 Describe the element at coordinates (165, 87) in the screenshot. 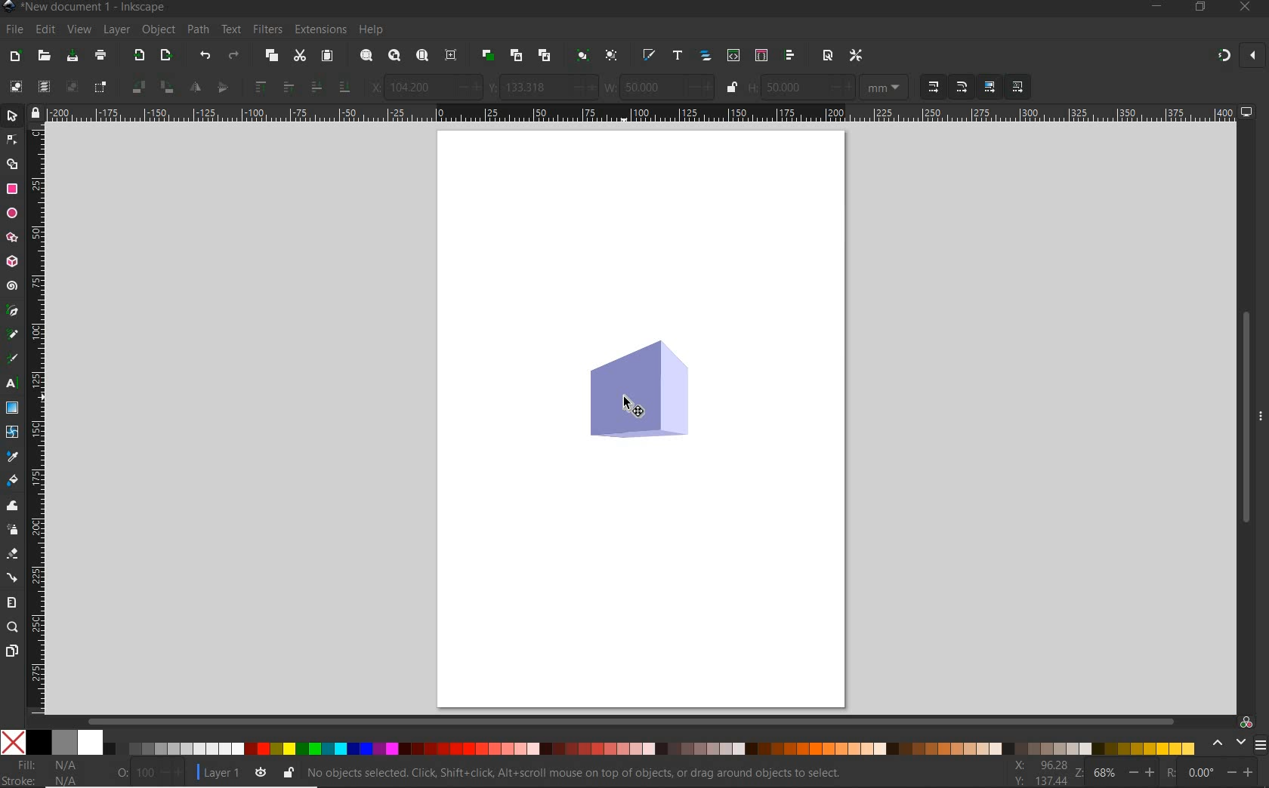

I see `object rotate` at that location.